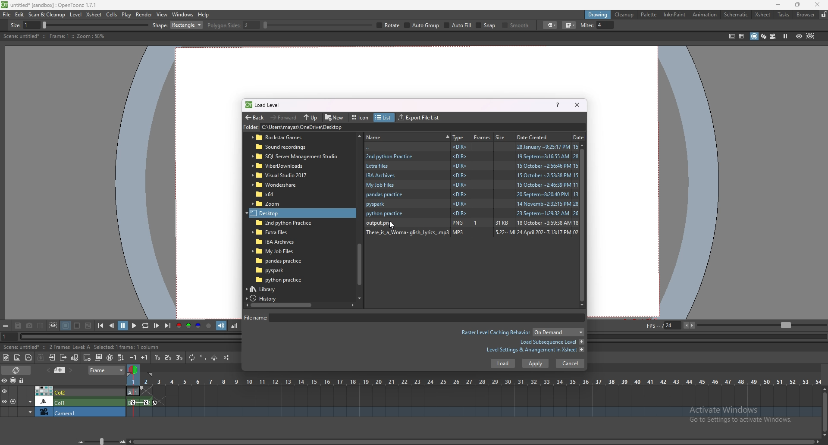  Describe the element at coordinates (649, 14) in the screenshot. I see `palette` at that location.